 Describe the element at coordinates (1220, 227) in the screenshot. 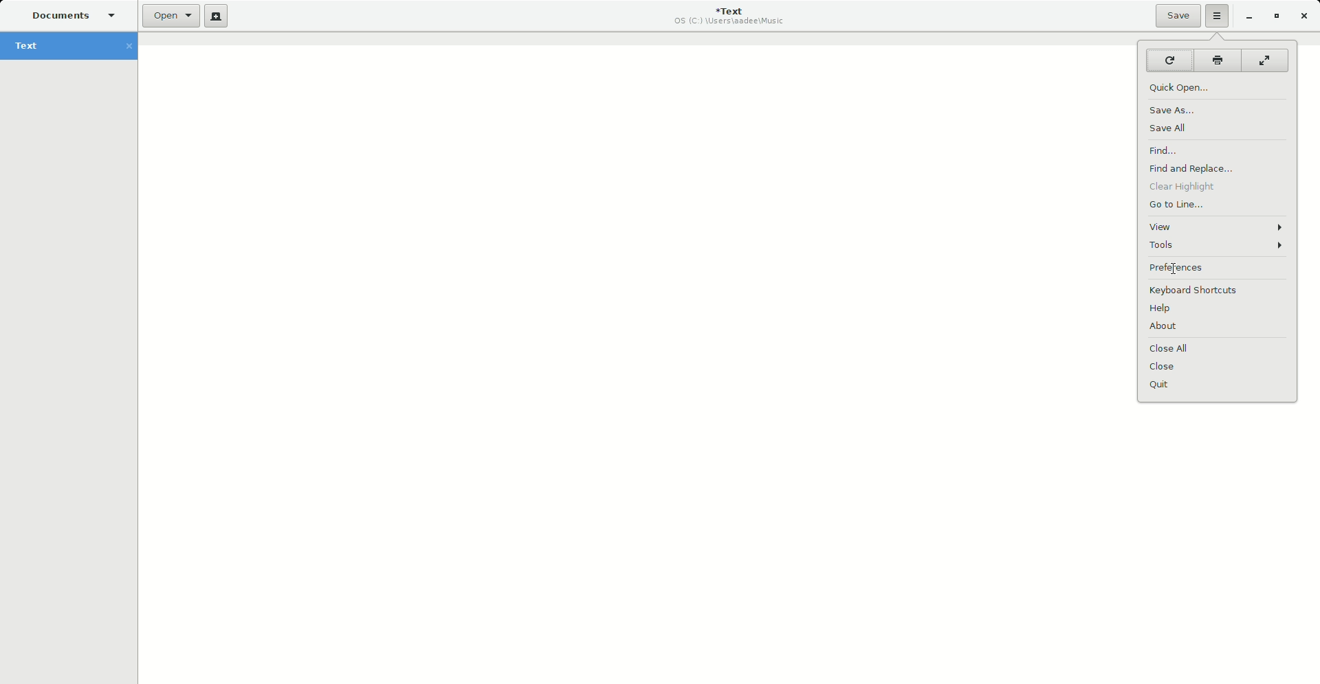

I see `View` at that location.